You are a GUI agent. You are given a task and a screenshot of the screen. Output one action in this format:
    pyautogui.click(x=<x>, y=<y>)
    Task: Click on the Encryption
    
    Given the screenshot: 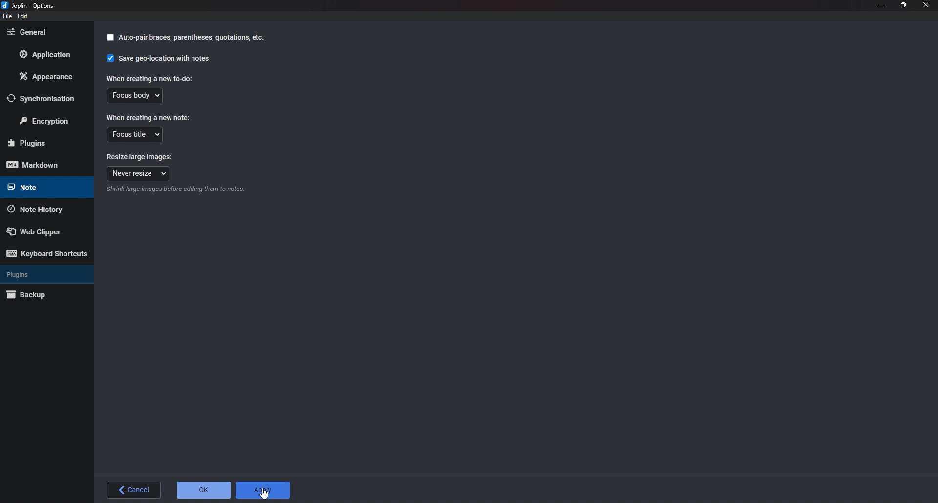 What is the action you would take?
    pyautogui.click(x=43, y=121)
    